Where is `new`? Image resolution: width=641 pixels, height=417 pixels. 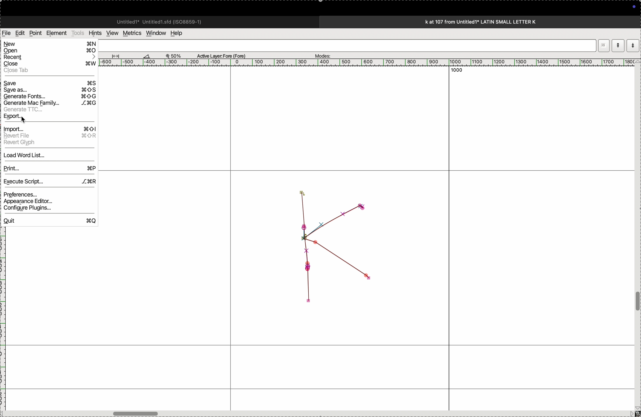 new is located at coordinates (52, 45).